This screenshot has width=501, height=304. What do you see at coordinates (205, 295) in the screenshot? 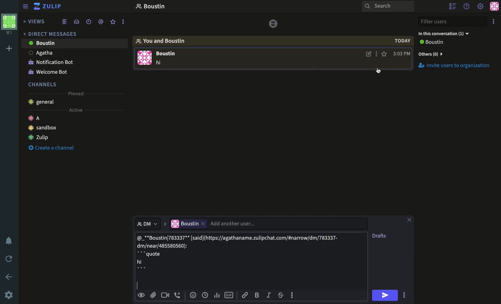
I see `Time` at bounding box center [205, 295].